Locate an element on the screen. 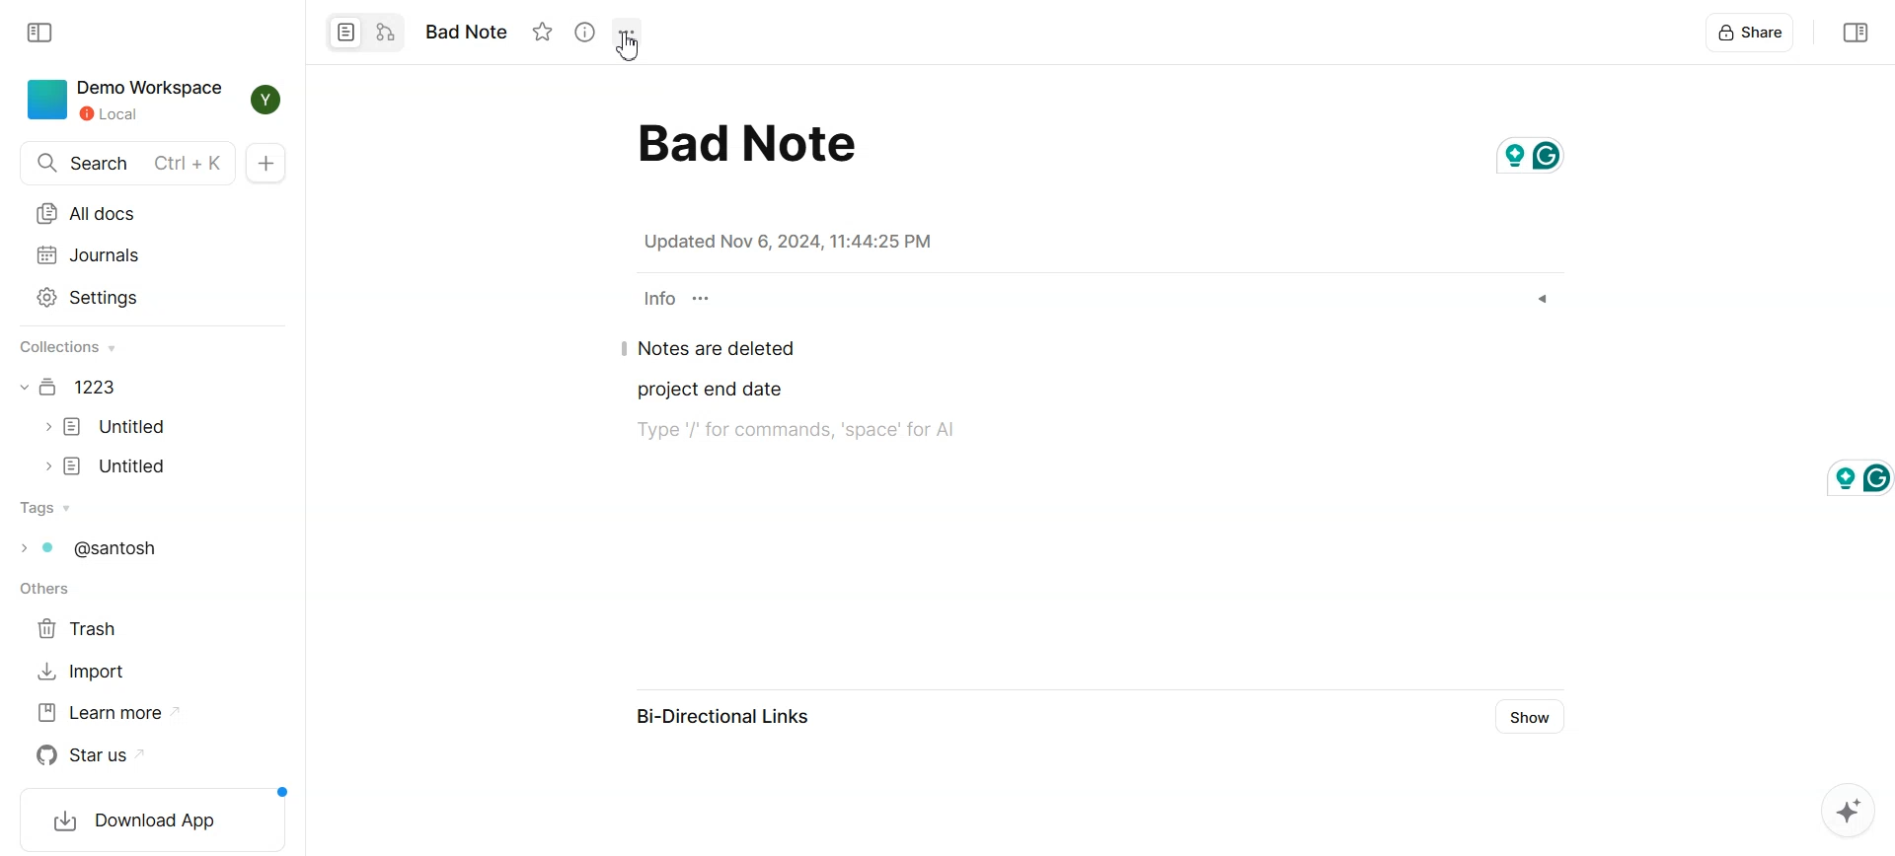  Learn more is located at coordinates (107, 713).